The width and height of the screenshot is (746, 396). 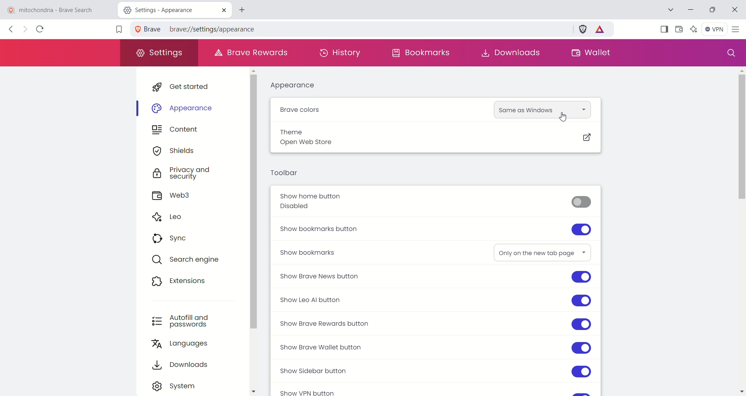 What do you see at coordinates (437, 231) in the screenshot?
I see `show bookmarks button` at bounding box center [437, 231].